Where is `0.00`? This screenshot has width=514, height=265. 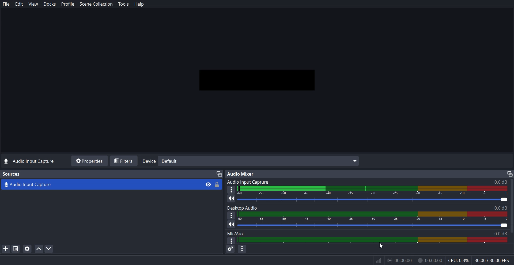
0.00 is located at coordinates (402, 262).